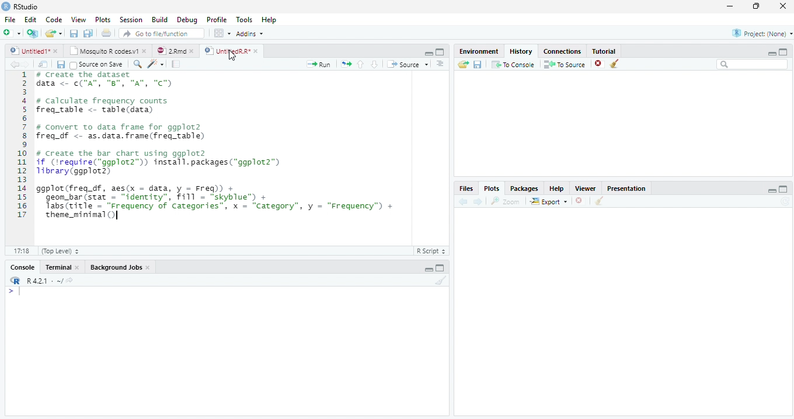  I want to click on Clear Console, so click(614, 63).